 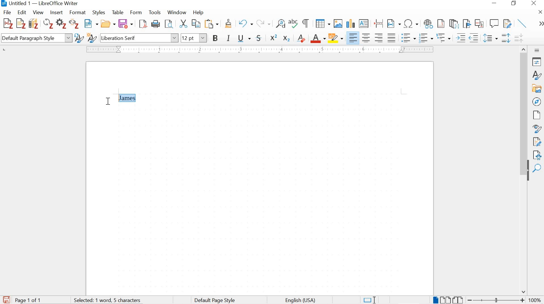 I want to click on cursor, so click(x=108, y=100).